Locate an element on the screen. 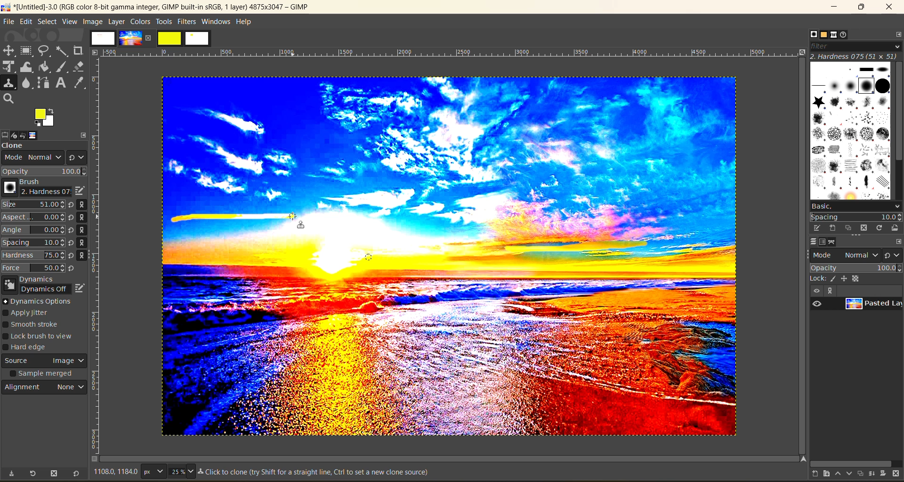  Angle 0.00 is located at coordinates (33, 231).